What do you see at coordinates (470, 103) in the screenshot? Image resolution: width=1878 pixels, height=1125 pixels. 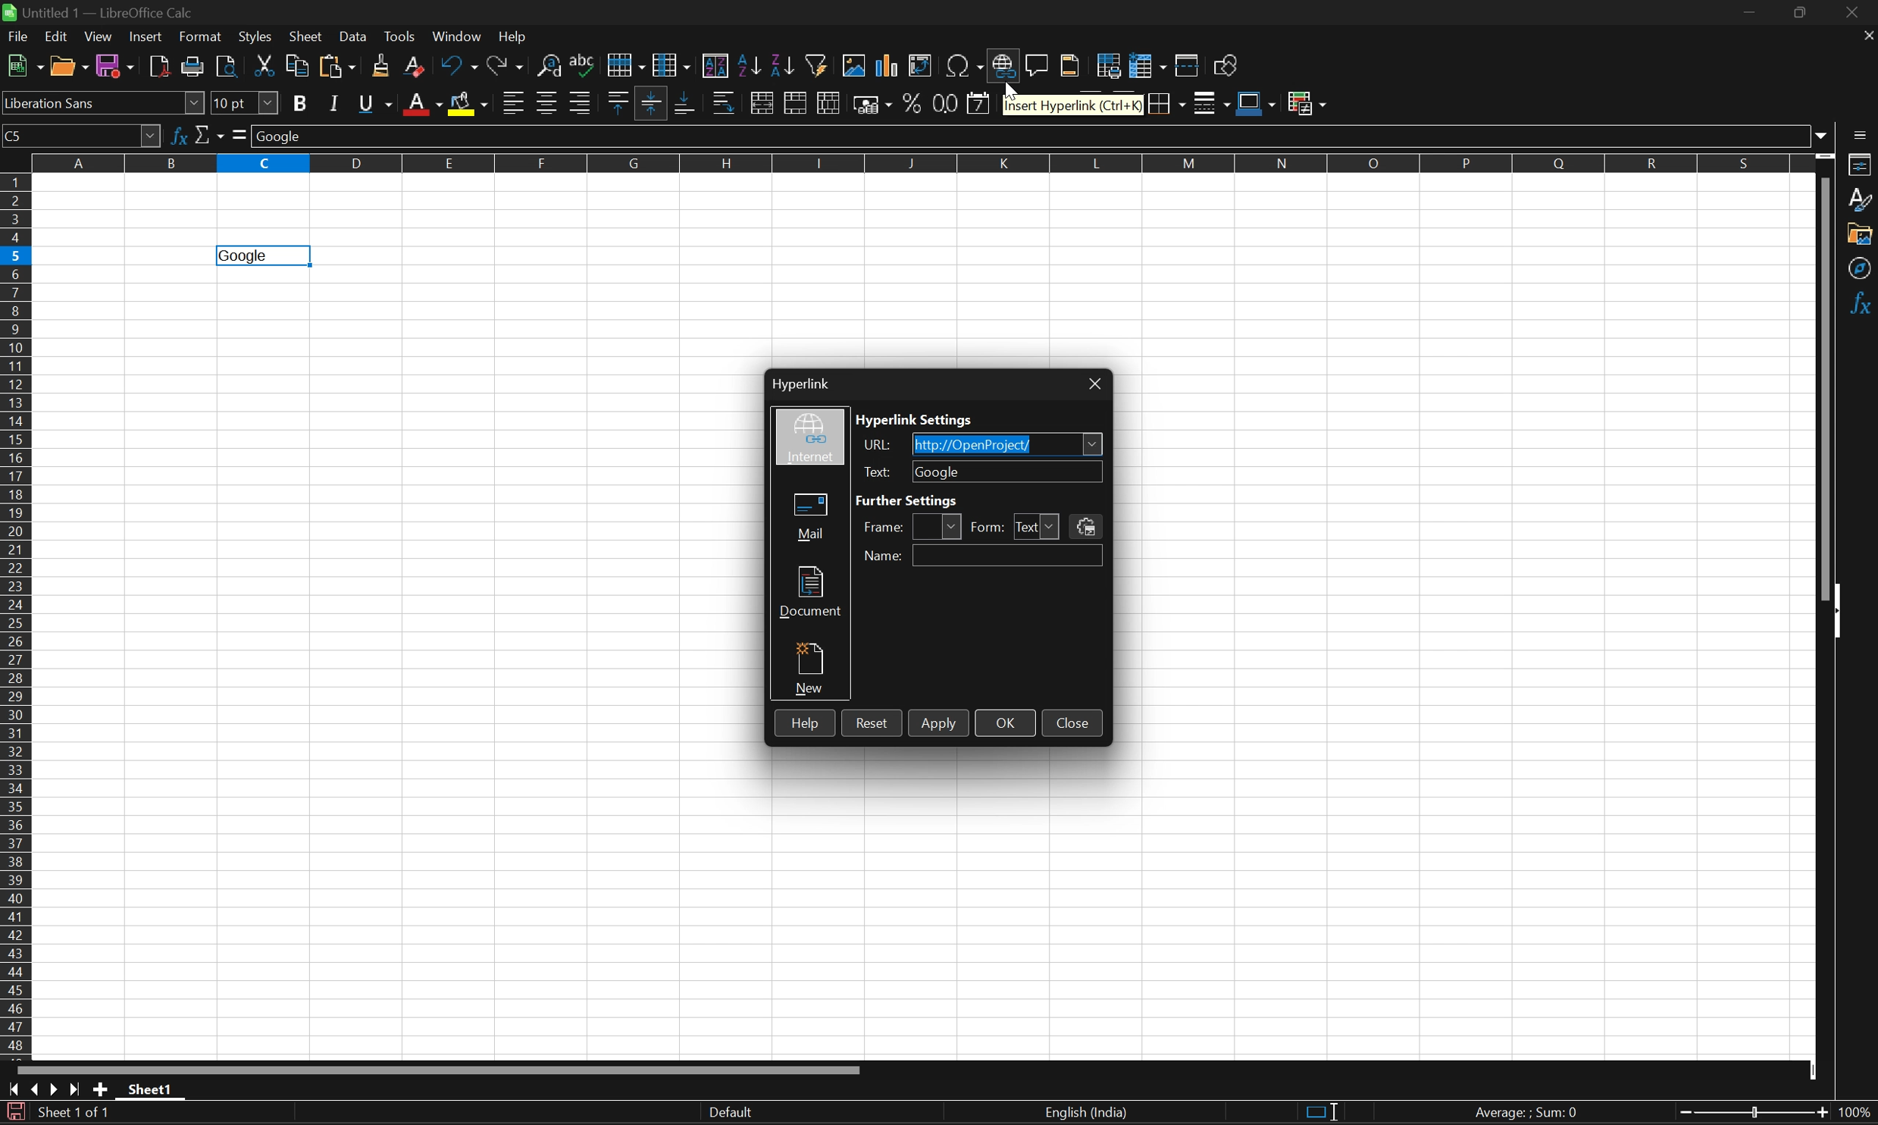 I see `Background color` at bounding box center [470, 103].